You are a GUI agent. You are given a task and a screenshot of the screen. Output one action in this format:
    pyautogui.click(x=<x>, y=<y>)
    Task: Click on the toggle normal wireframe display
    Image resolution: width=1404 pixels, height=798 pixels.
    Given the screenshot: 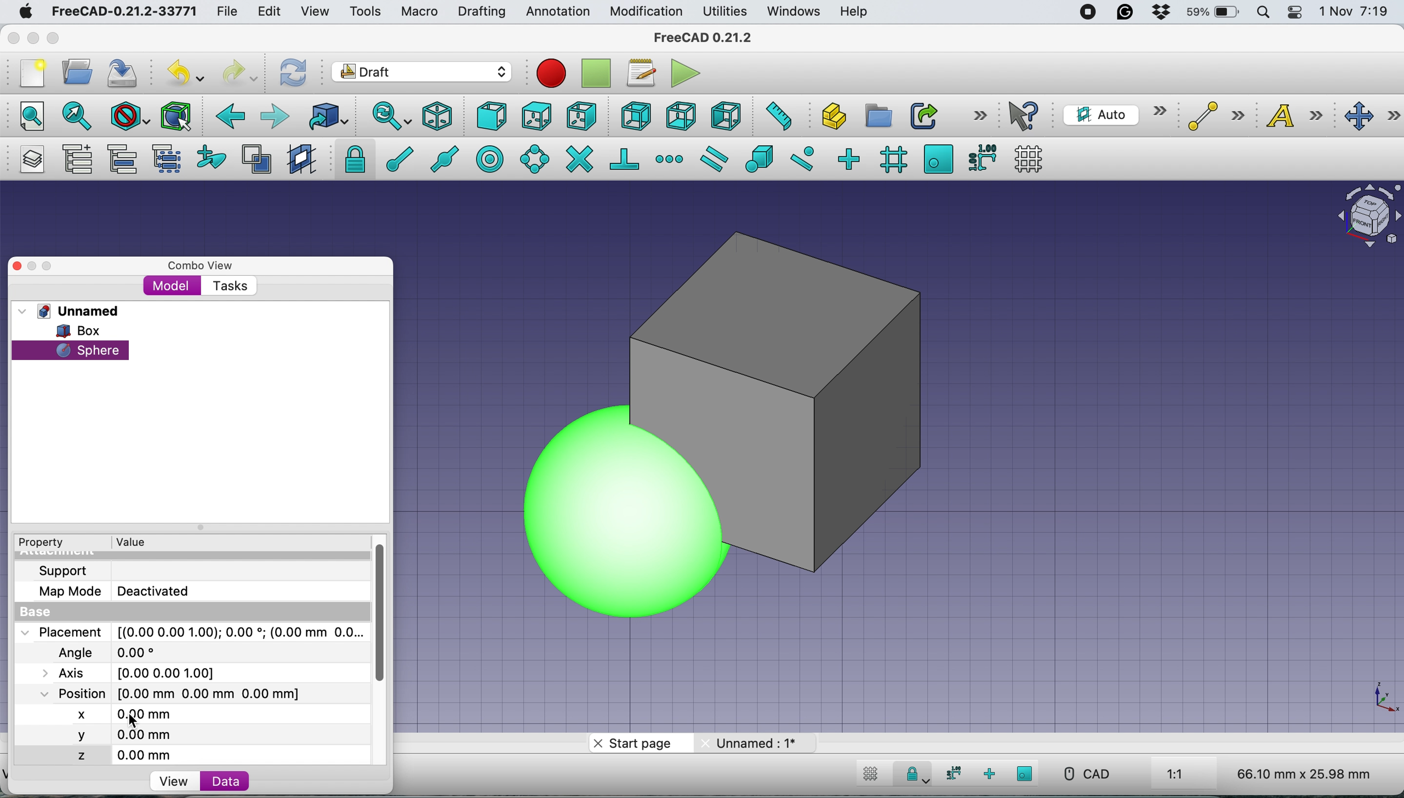 What is the action you would take?
    pyautogui.click(x=258, y=159)
    